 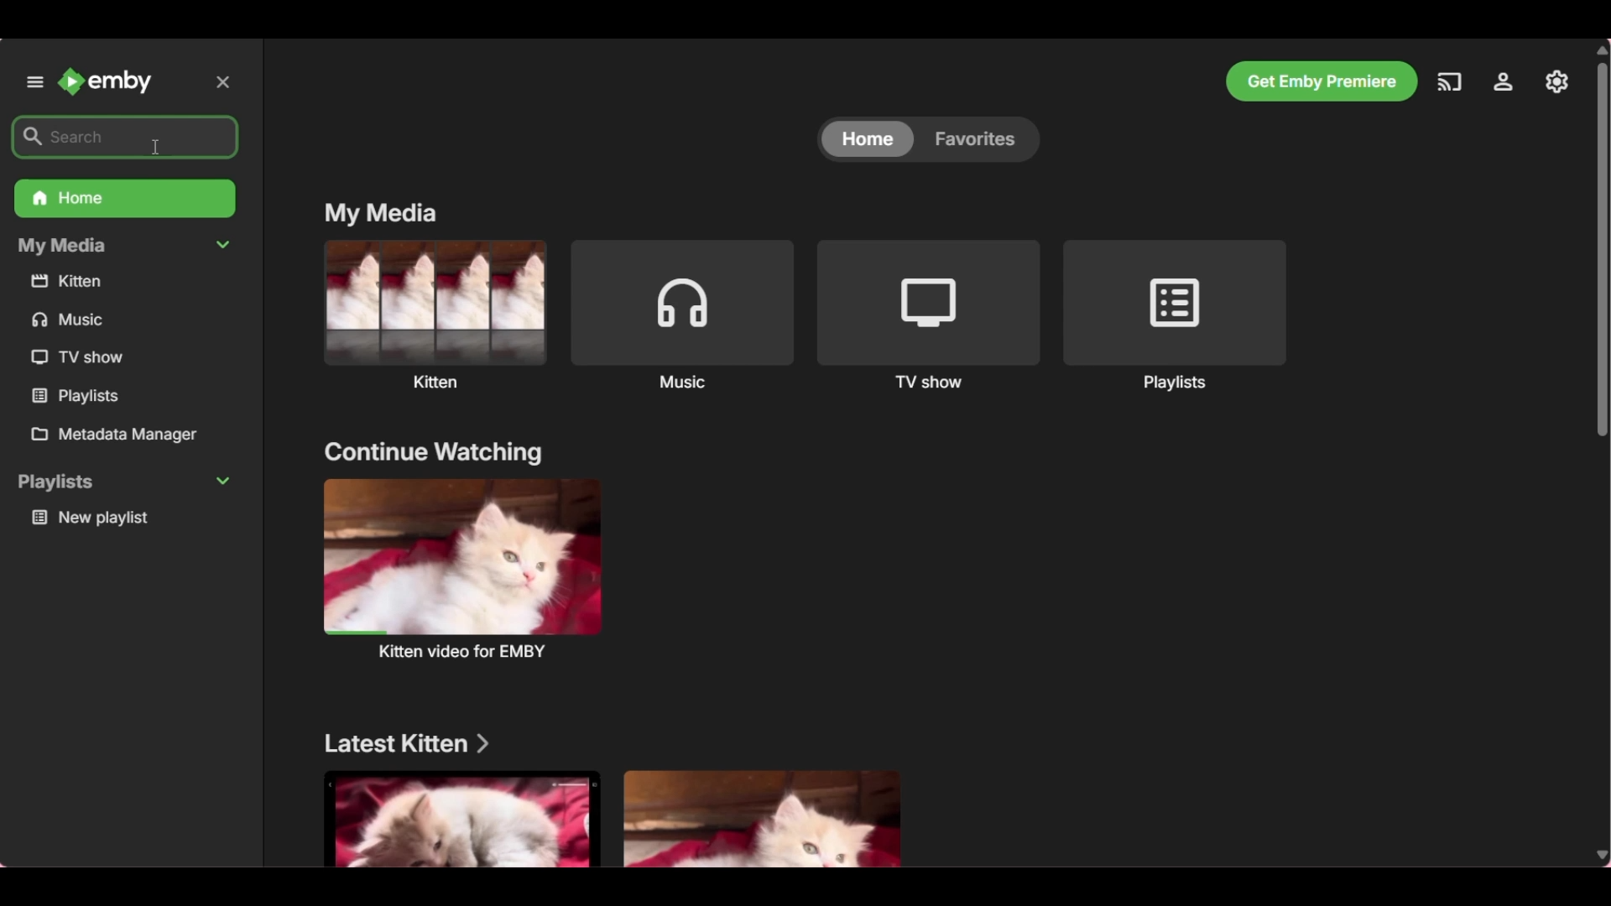 I want to click on TV shows, so click(x=927, y=314).